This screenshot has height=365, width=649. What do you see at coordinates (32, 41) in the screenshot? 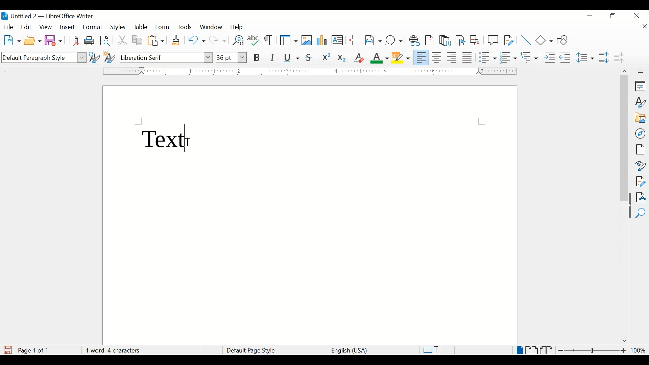
I see `open` at bounding box center [32, 41].